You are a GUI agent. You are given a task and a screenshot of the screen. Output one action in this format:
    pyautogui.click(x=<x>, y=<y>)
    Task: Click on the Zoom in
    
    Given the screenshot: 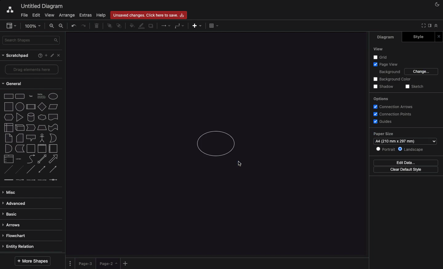 What is the action you would take?
    pyautogui.click(x=52, y=25)
    